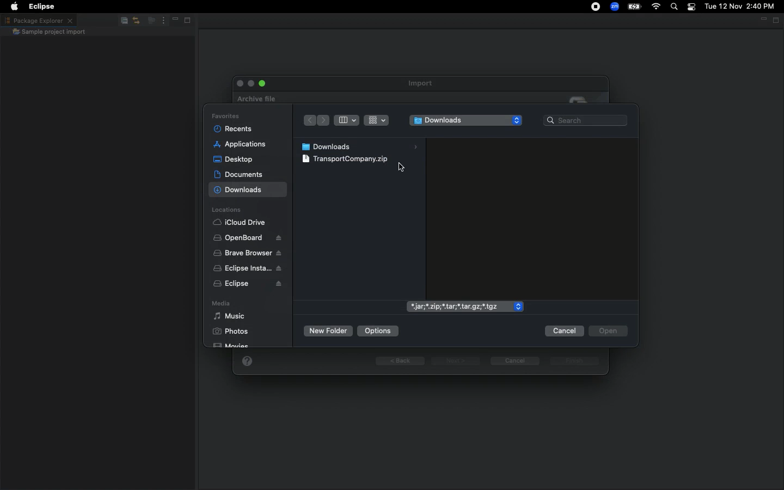 Image resolution: width=784 pixels, height=490 pixels. Describe the element at coordinates (246, 268) in the screenshot. I see `eclipse insta` at that location.